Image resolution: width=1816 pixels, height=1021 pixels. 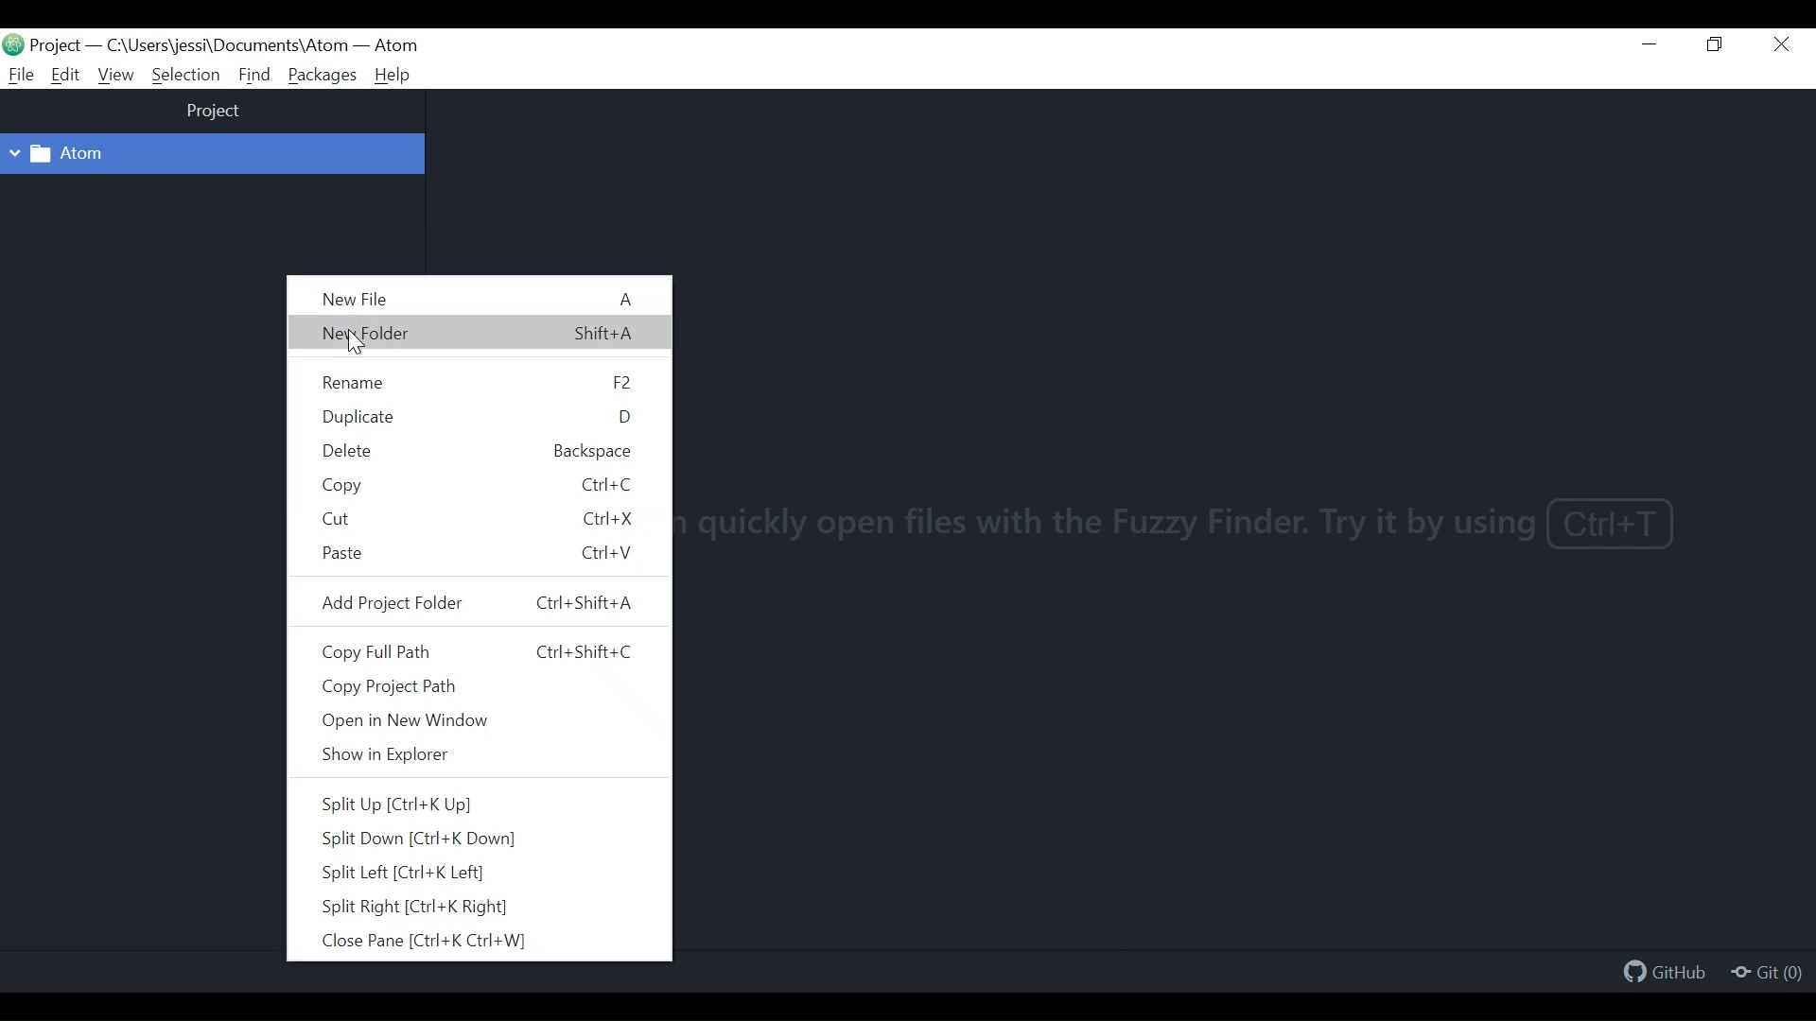 What do you see at coordinates (363, 332) in the screenshot?
I see `New Folder` at bounding box center [363, 332].